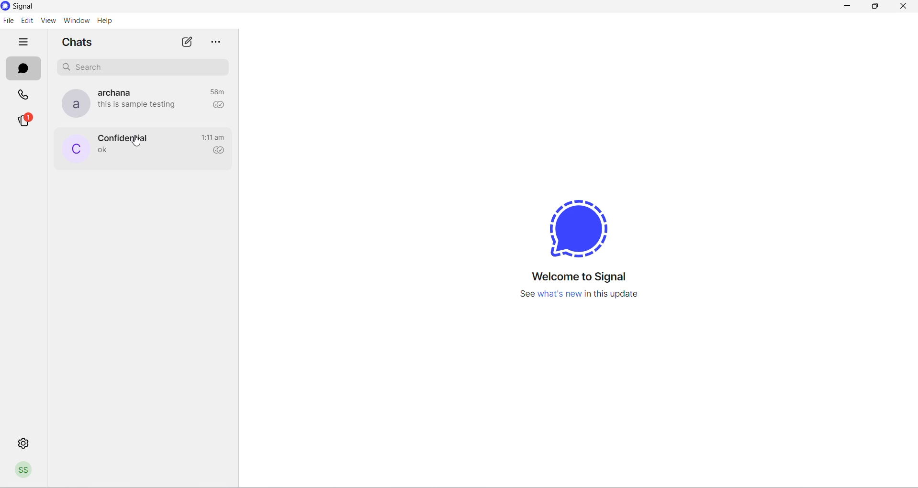  I want to click on edit, so click(26, 21).